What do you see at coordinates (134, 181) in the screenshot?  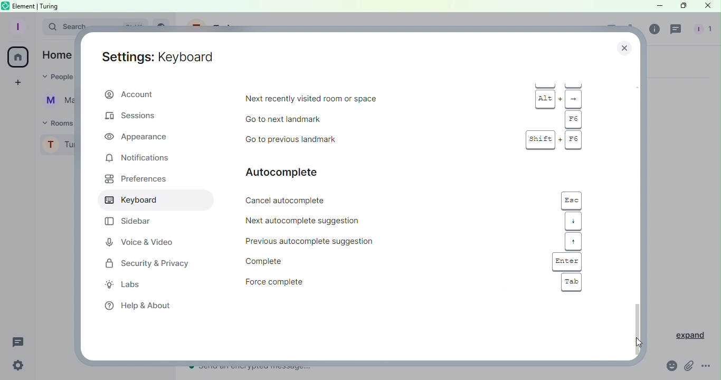 I see `Preferences` at bounding box center [134, 181].